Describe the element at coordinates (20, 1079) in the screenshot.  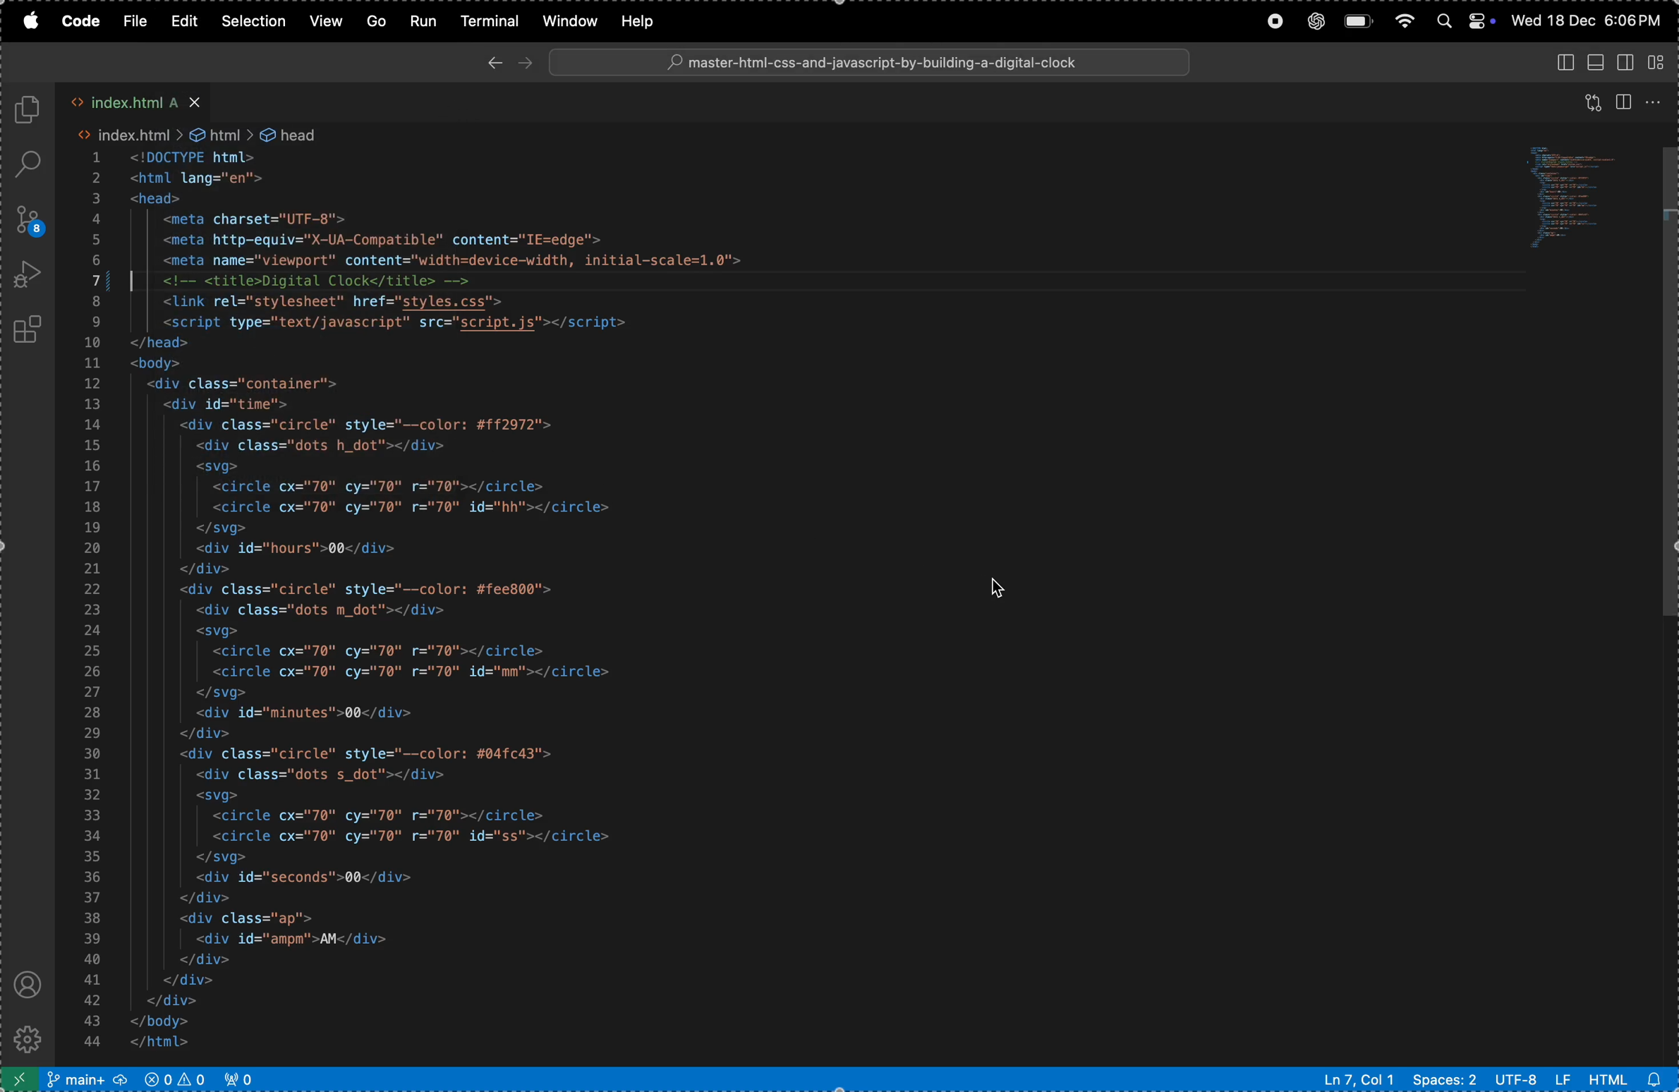
I see `open remote window` at that location.